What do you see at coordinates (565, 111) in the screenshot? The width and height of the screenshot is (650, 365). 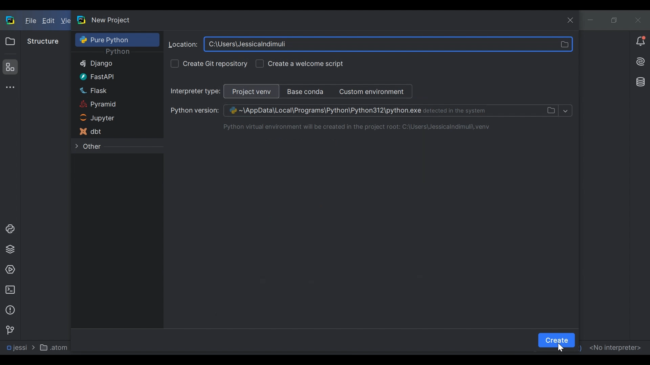 I see `show` at bounding box center [565, 111].